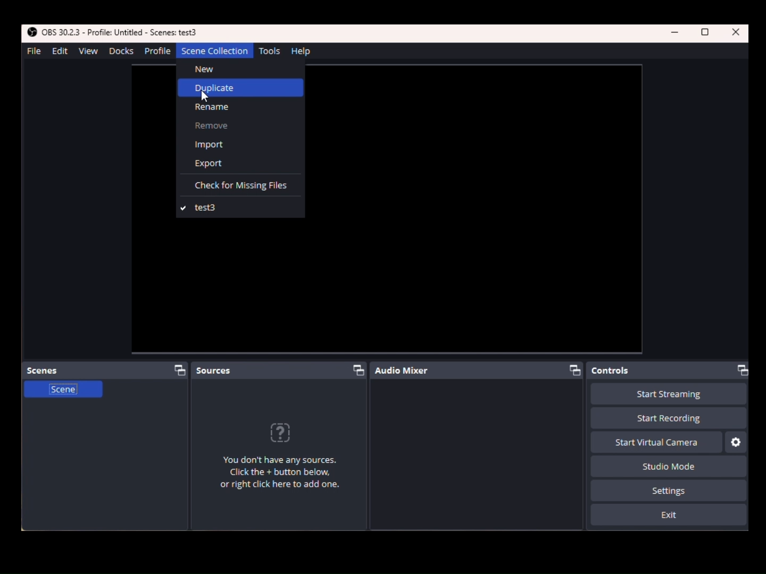  What do you see at coordinates (287, 460) in the screenshot?
I see `Any Sources` at bounding box center [287, 460].